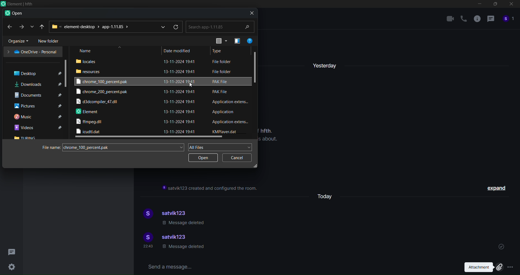 This screenshot has height=275, width=520. What do you see at coordinates (203, 158) in the screenshot?
I see `open` at bounding box center [203, 158].